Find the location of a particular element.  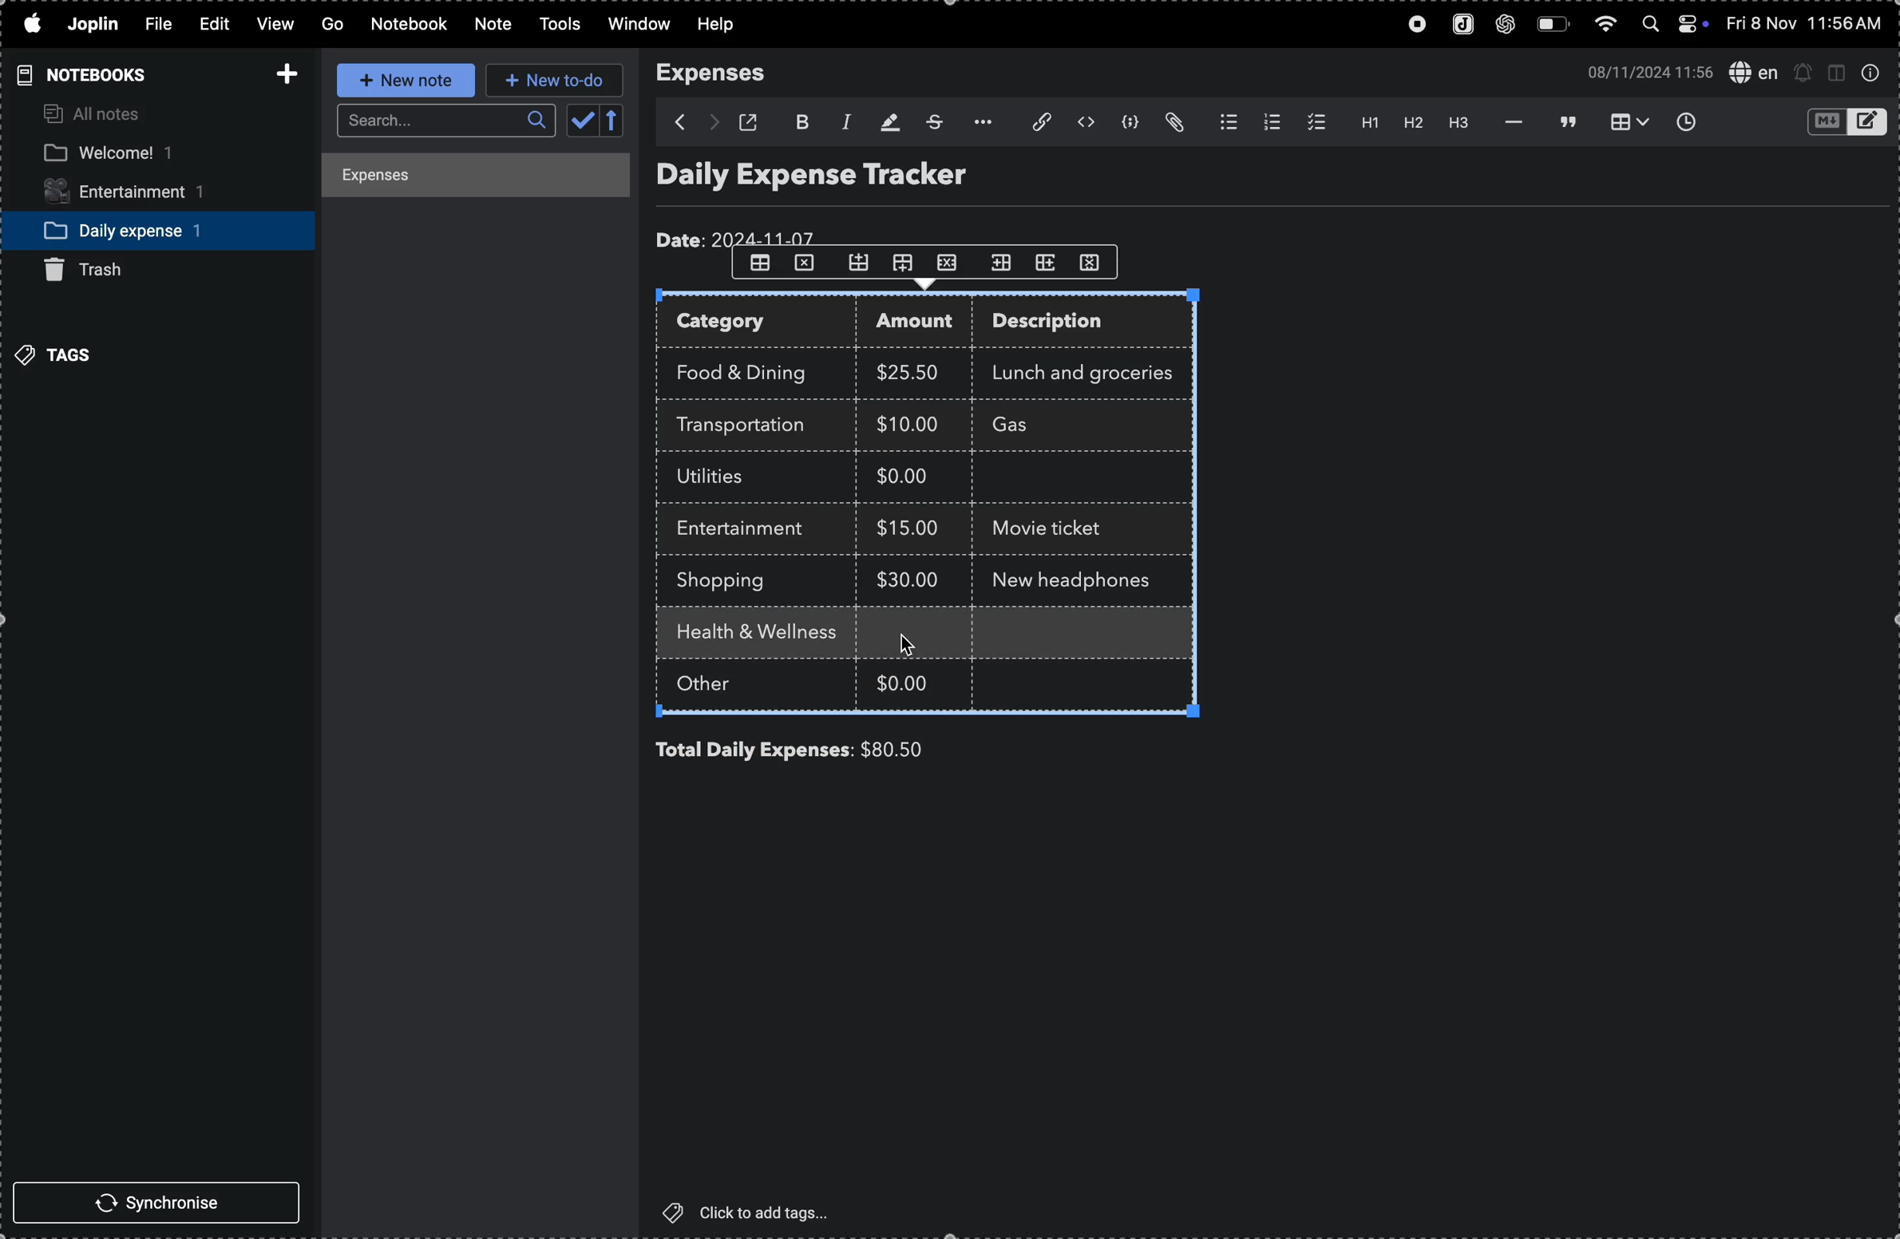

expenses file is located at coordinates (478, 176).